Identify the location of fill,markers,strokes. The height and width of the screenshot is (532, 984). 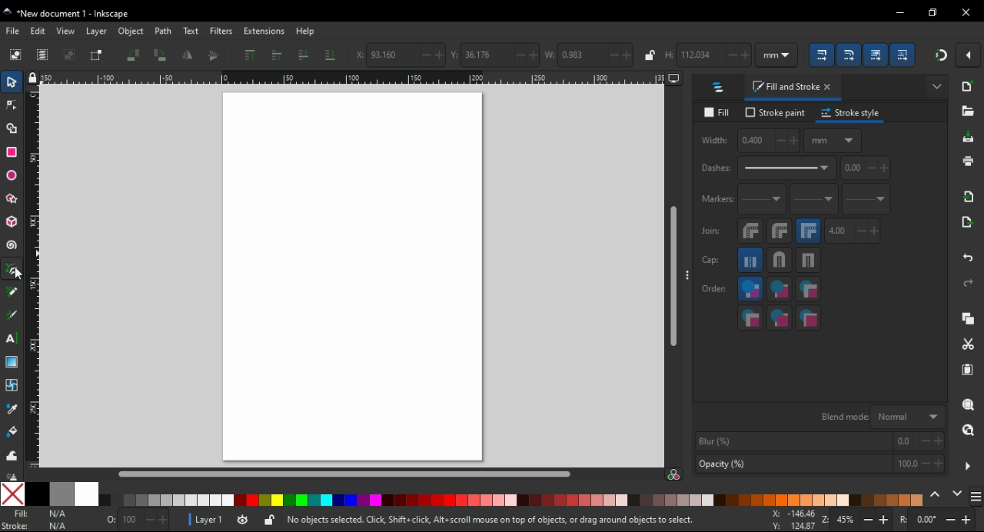
(808, 289).